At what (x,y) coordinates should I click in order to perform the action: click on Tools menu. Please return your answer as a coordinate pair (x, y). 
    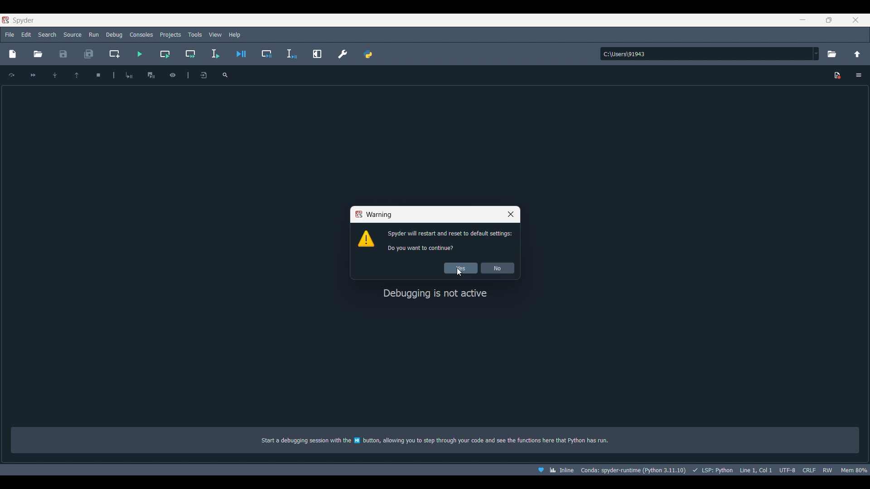
    Looking at the image, I should click on (195, 35).